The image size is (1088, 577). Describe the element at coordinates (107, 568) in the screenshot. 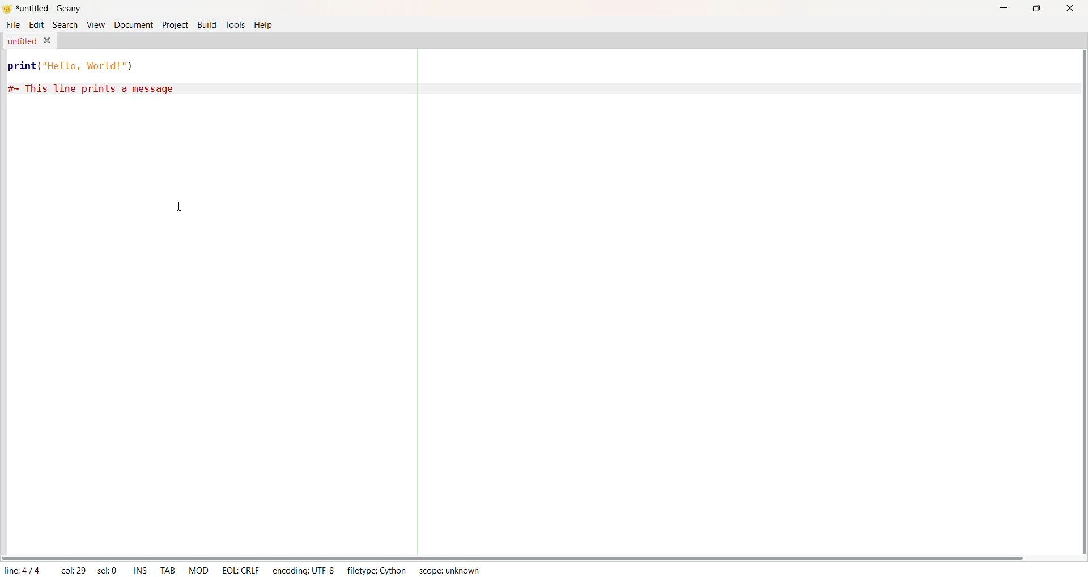

I see `sel: 0` at that location.